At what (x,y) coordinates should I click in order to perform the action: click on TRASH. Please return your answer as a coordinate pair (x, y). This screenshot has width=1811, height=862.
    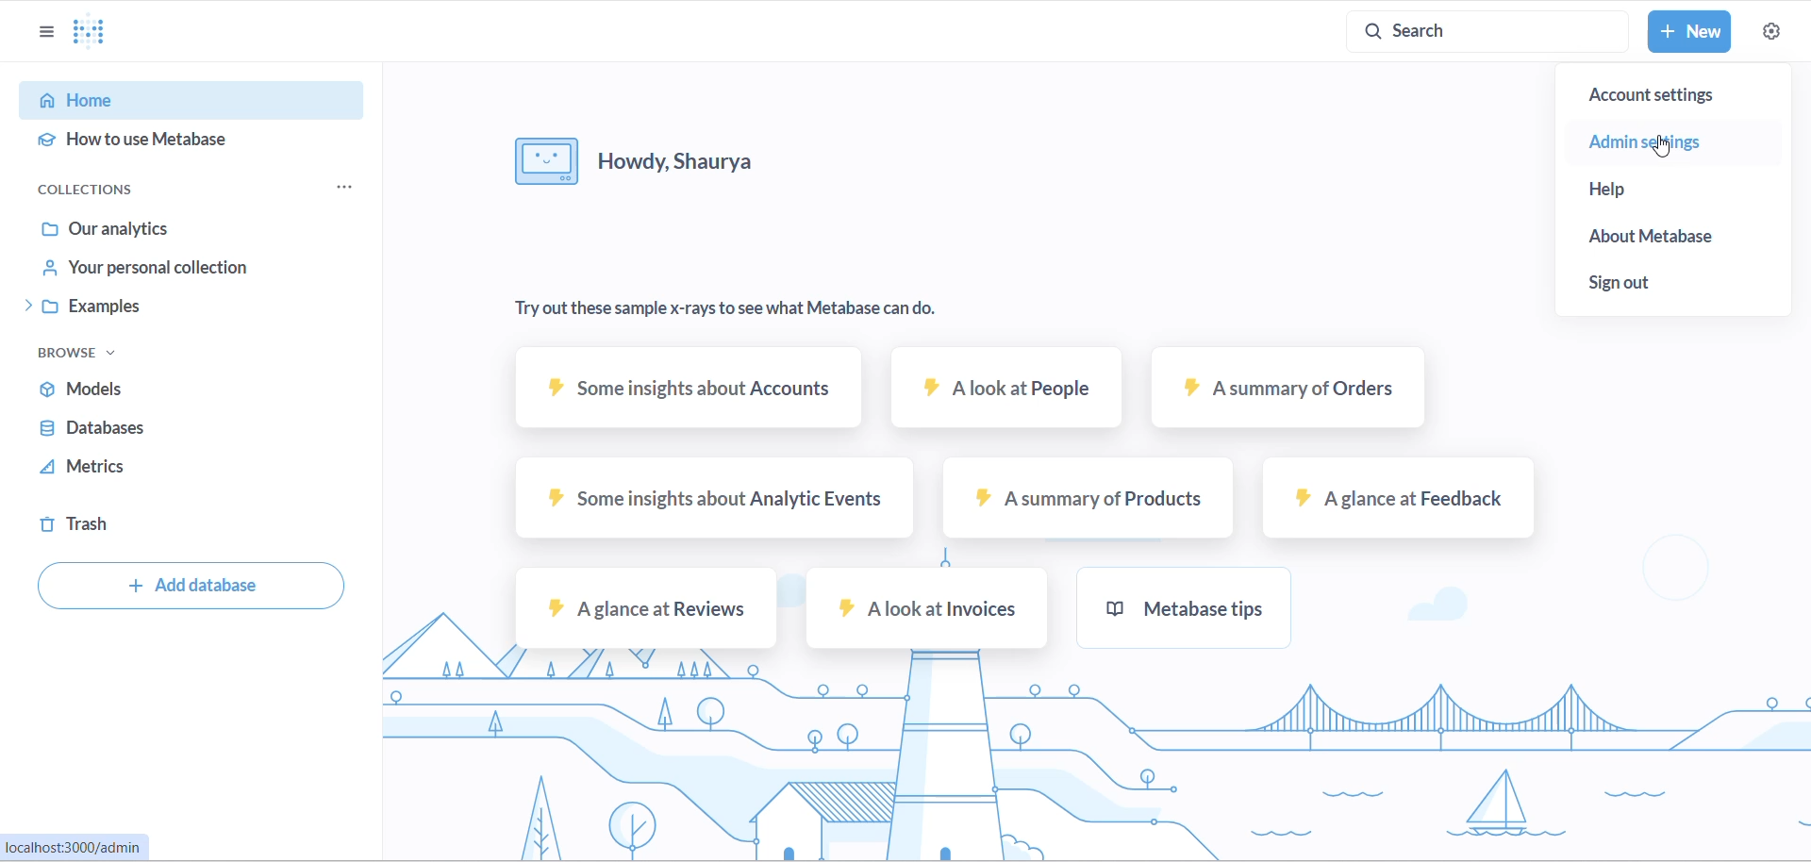
    Looking at the image, I should click on (114, 528).